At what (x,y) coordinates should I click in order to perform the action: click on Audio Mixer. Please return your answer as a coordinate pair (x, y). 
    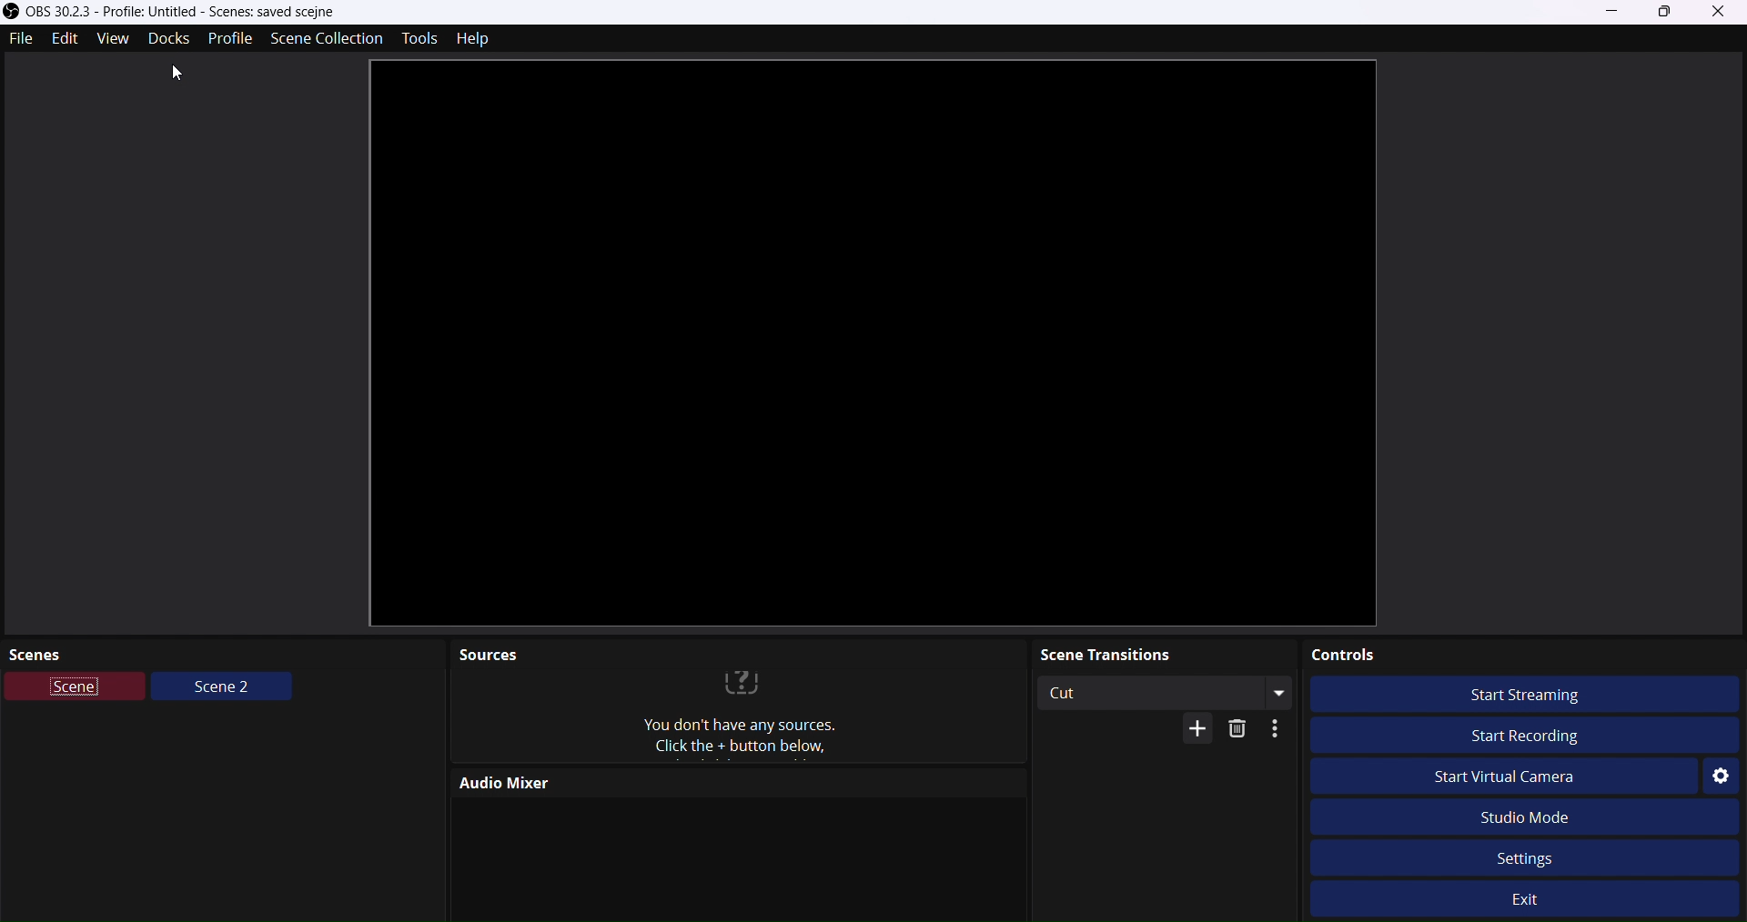
    Looking at the image, I should click on (732, 784).